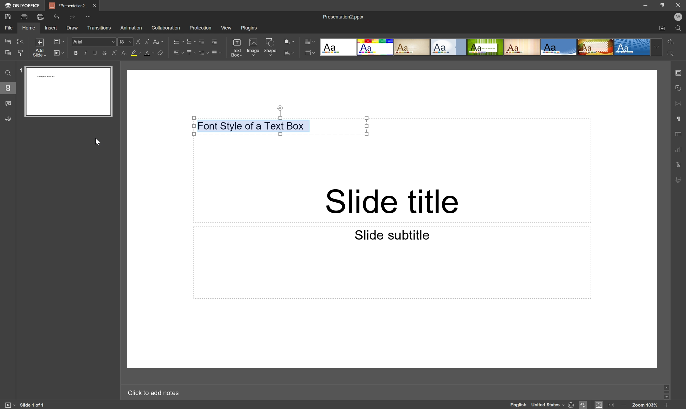 This screenshot has height=409, width=686. What do you see at coordinates (310, 42) in the screenshot?
I see `Change color theme` at bounding box center [310, 42].